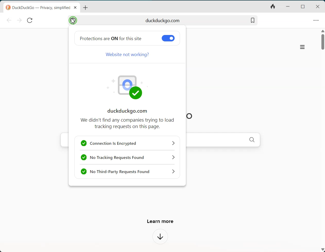 The width and height of the screenshot is (325, 252). What do you see at coordinates (160, 220) in the screenshot?
I see `Learn more` at bounding box center [160, 220].